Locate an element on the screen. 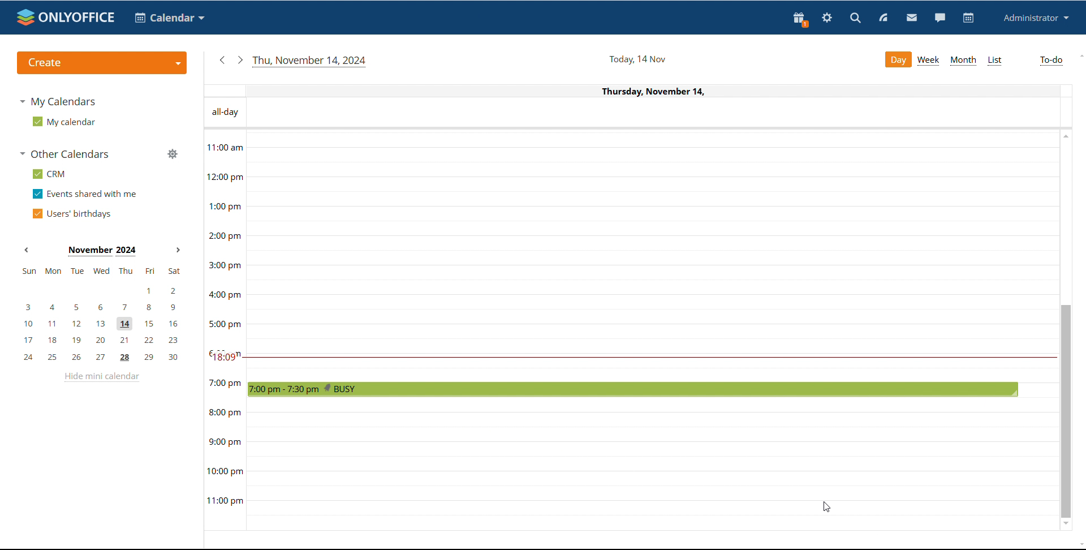 This screenshot has height=550, width=1086. scroll down is located at coordinates (1079, 545).